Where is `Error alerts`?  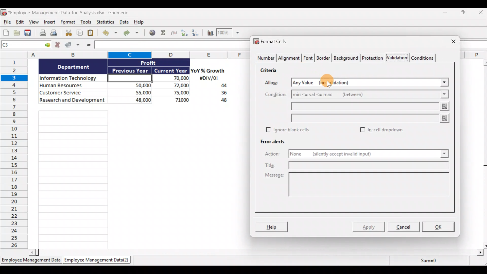 Error alerts is located at coordinates (274, 144).